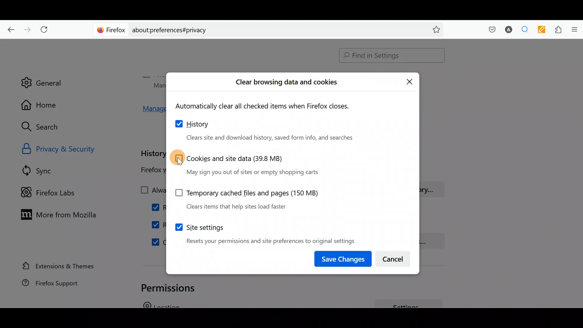 The height and width of the screenshot is (328, 583). I want to click on Firefox labs, so click(53, 192).